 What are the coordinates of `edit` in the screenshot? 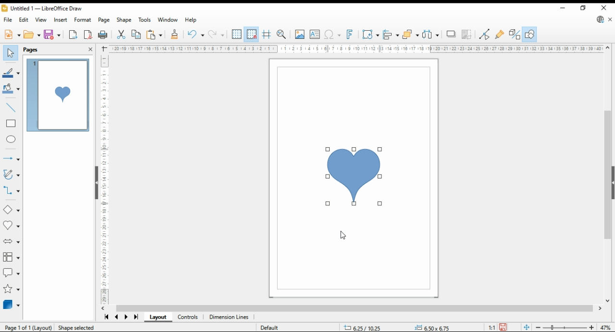 It's located at (24, 20).